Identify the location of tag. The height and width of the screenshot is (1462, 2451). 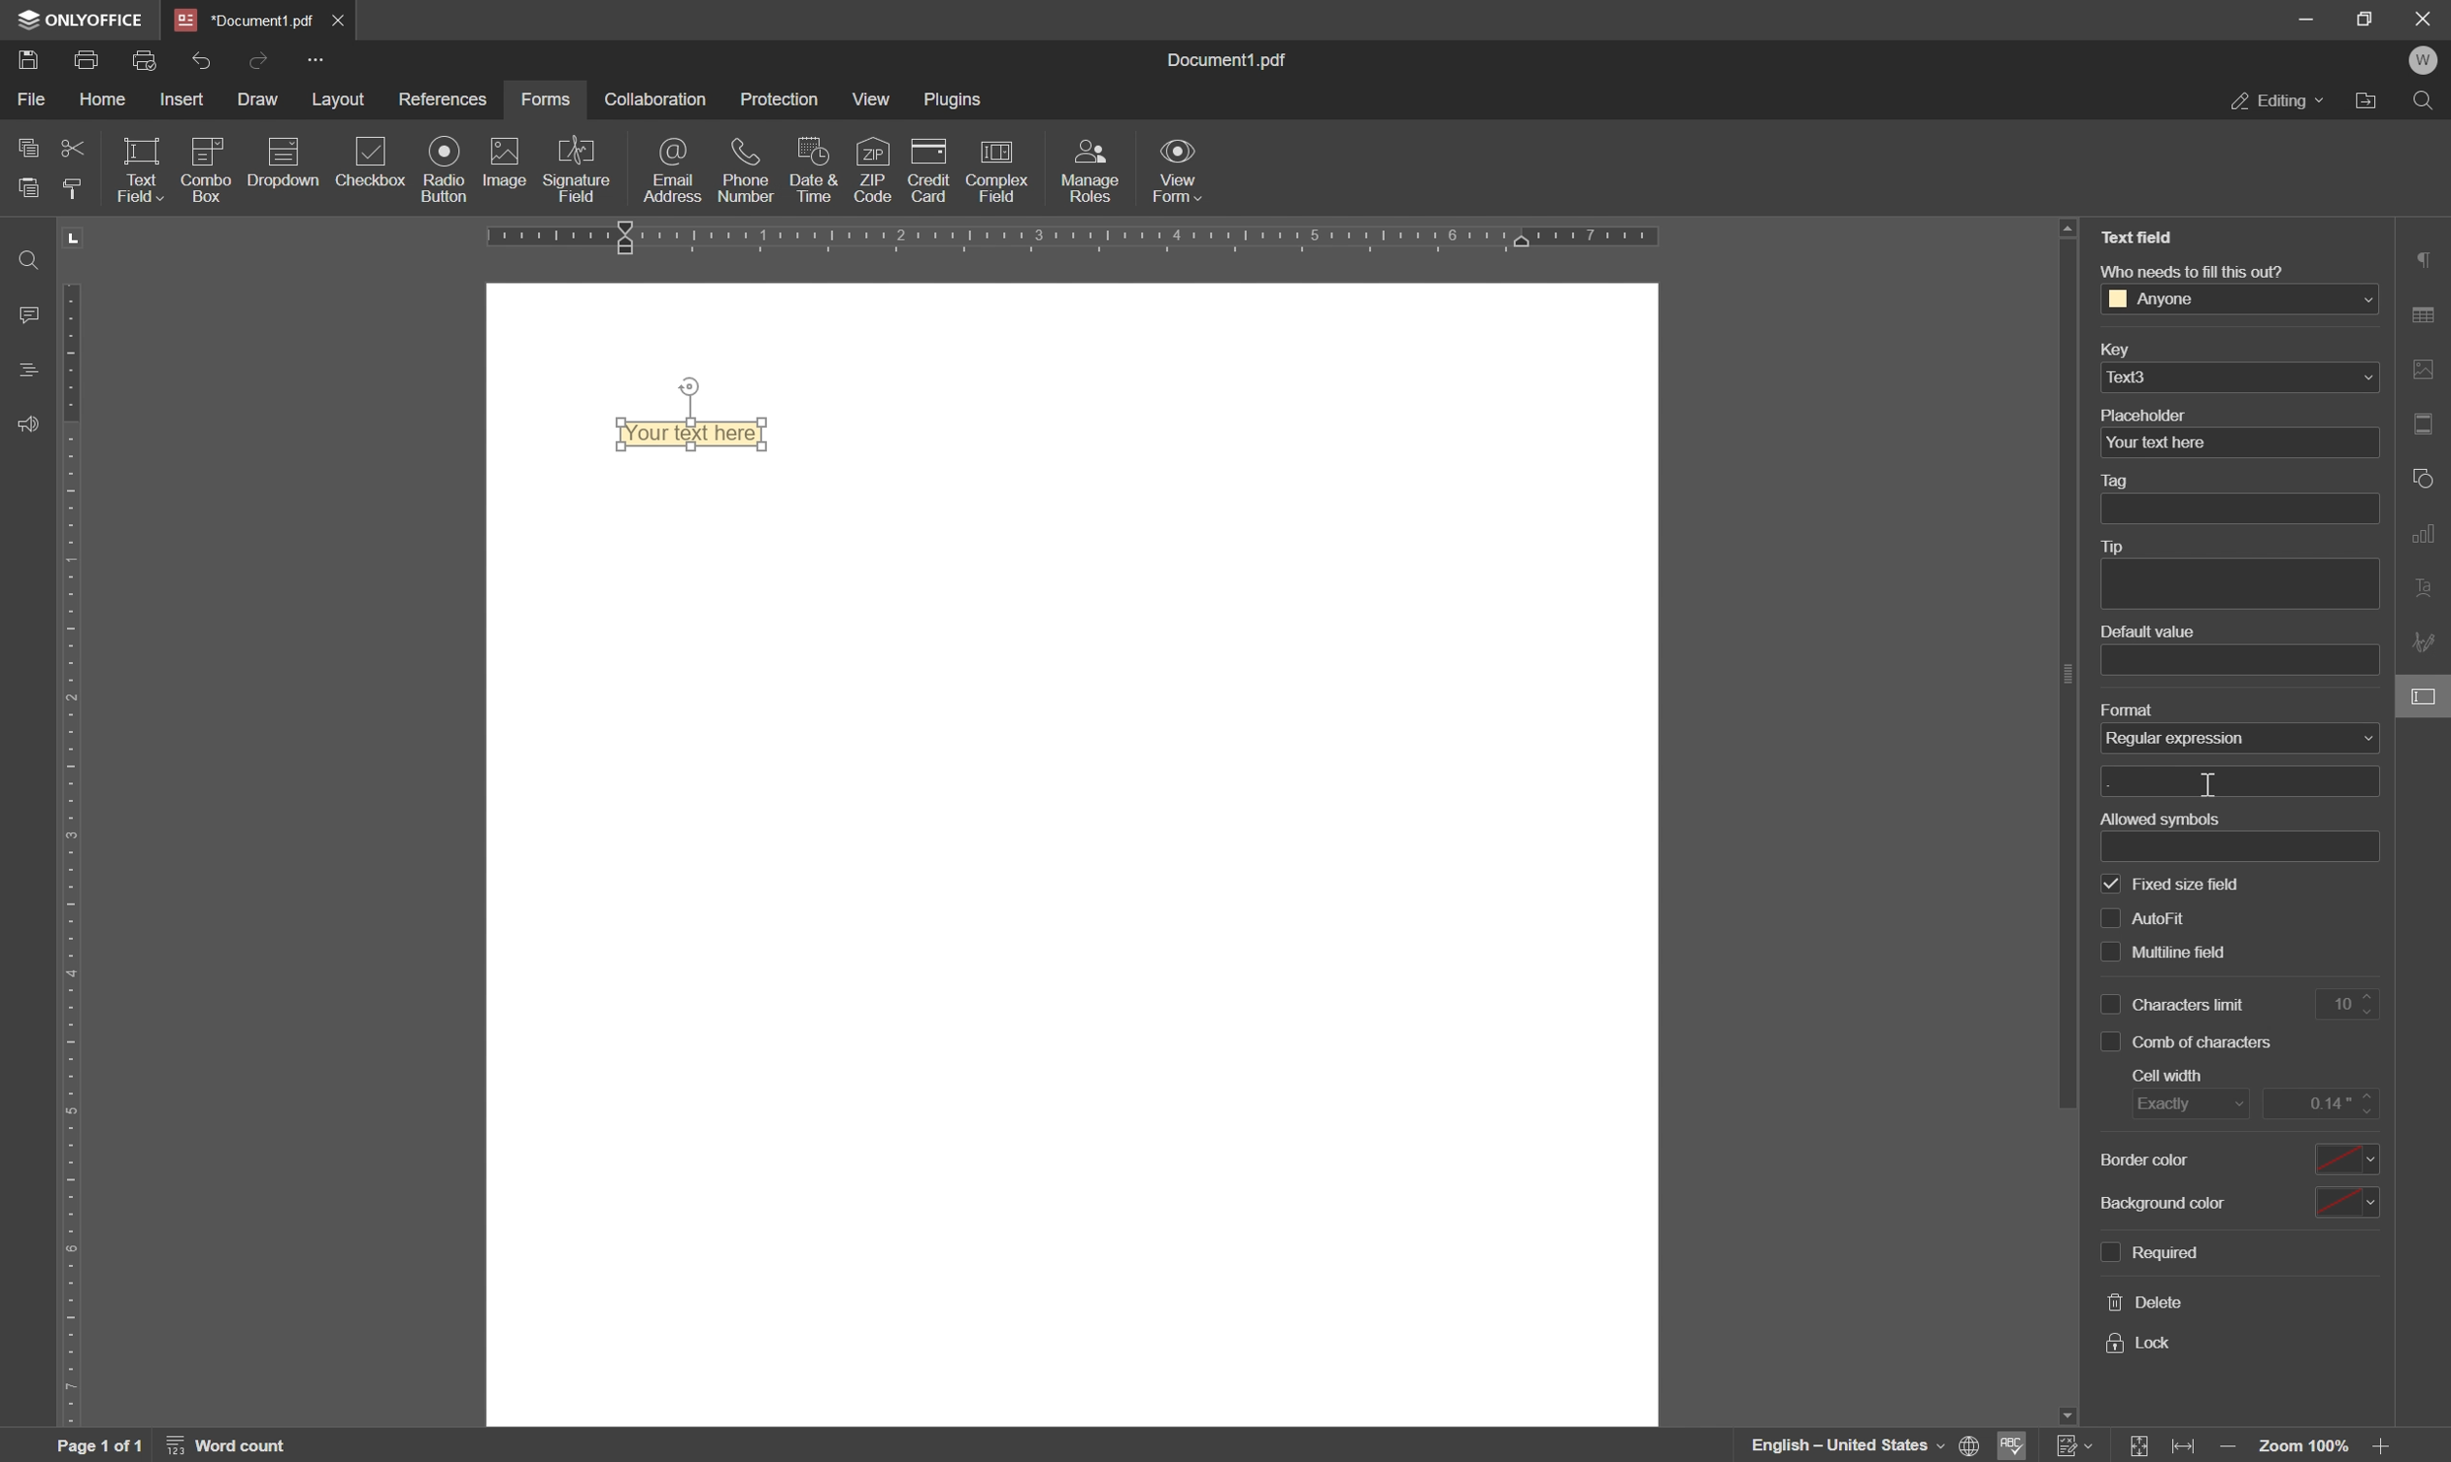
(2120, 482).